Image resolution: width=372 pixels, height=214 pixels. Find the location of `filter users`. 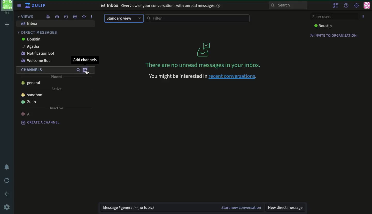

filter users is located at coordinates (334, 17).